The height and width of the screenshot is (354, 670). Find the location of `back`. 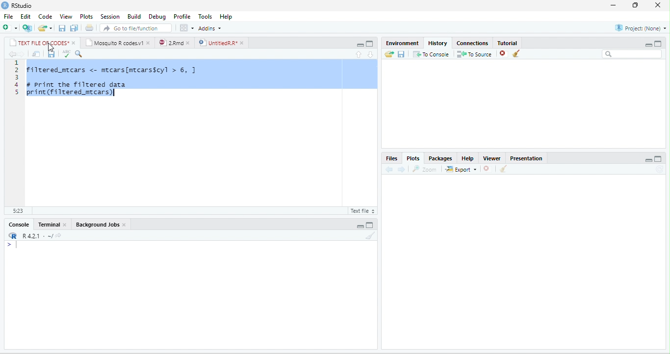

back is located at coordinates (13, 54).